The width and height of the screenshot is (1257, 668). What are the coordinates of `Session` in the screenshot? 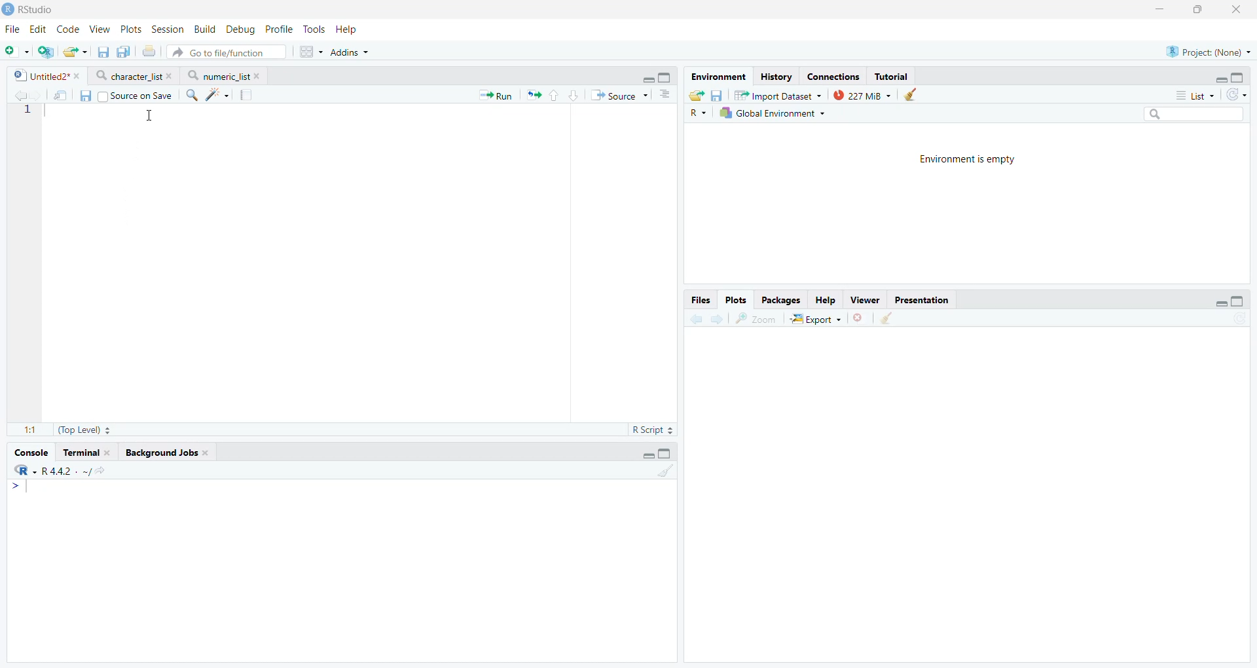 It's located at (168, 28).